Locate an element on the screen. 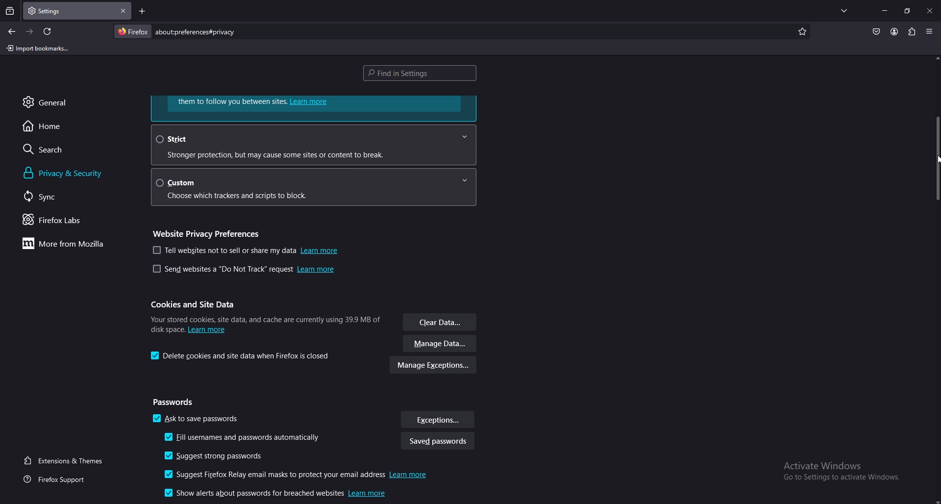 This screenshot has height=504, width=941. refresh is located at coordinates (48, 31).